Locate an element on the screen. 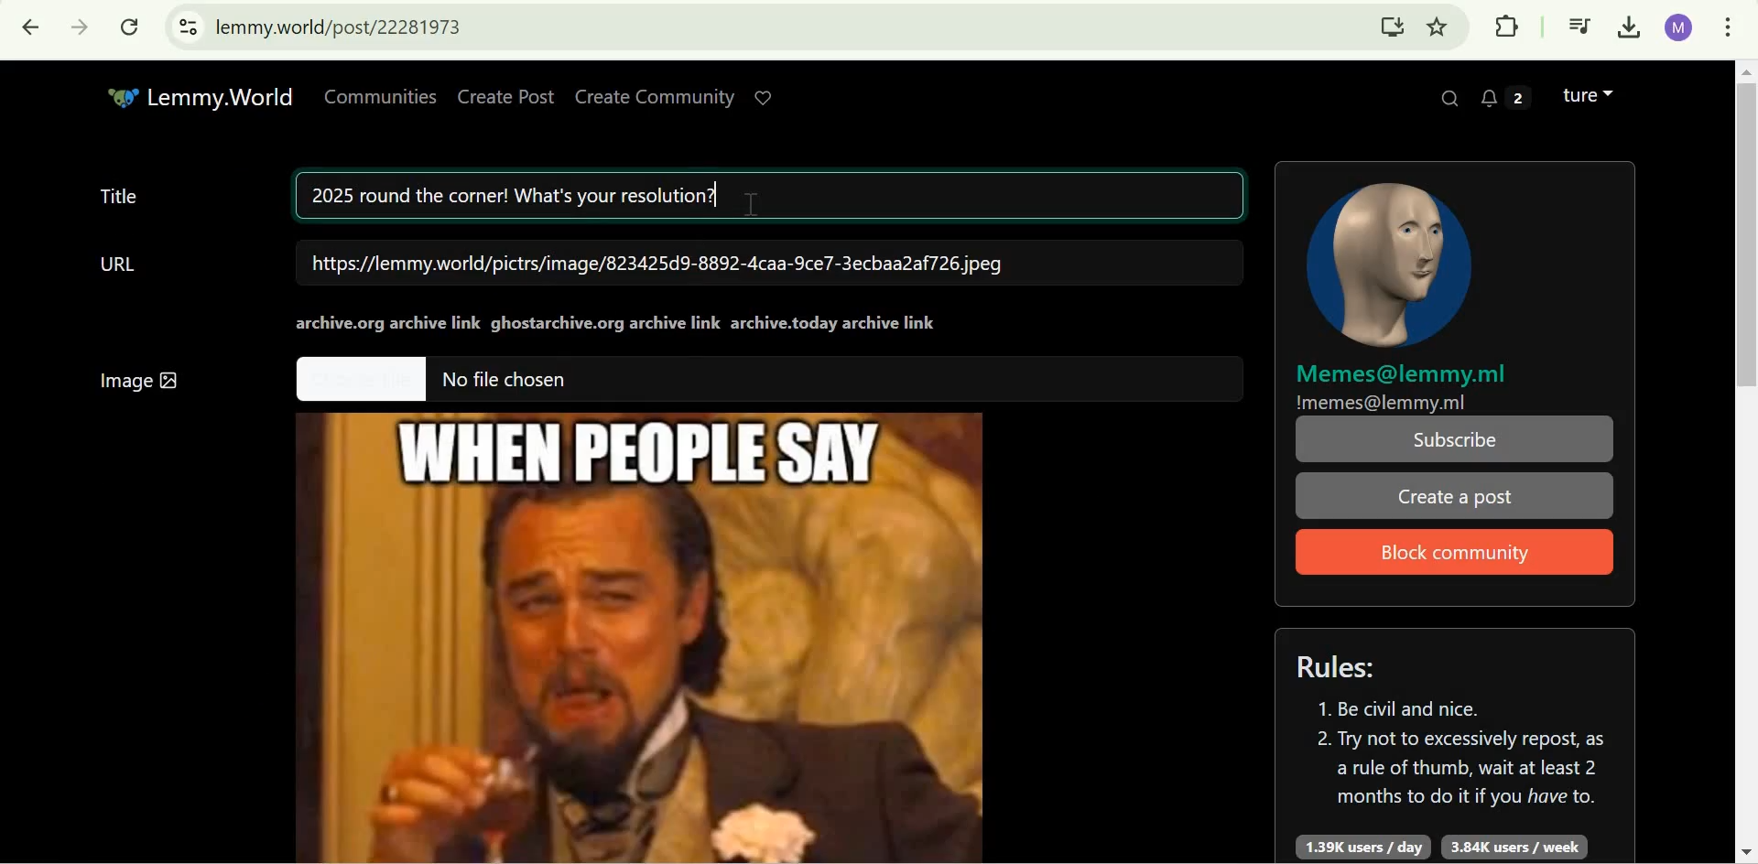 This screenshot has width=1758, height=864. Control your music, videos, and more is located at coordinates (1580, 28).